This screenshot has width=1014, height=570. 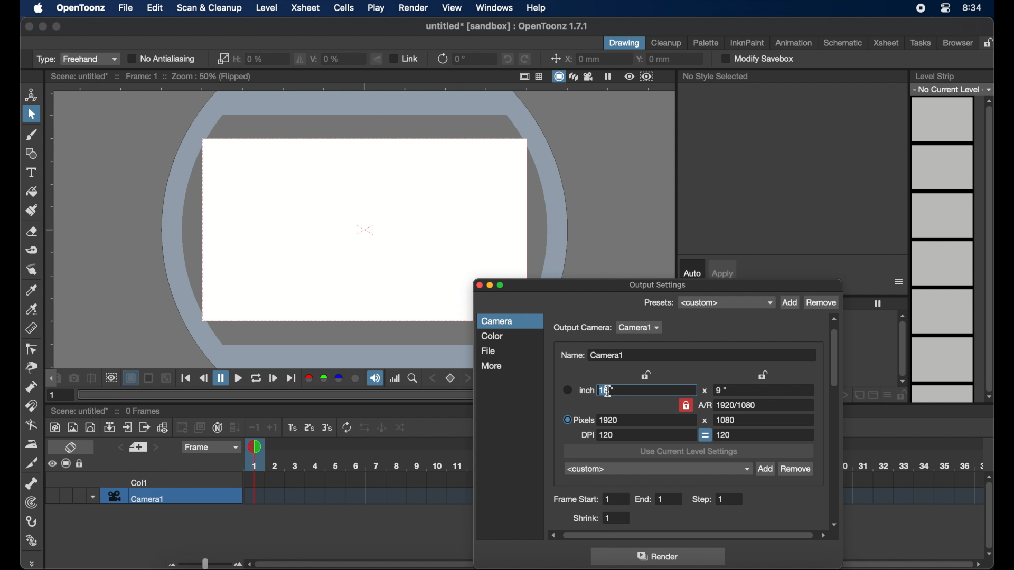 What do you see at coordinates (239, 379) in the screenshot?
I see `` at bounding box center [239, 379].